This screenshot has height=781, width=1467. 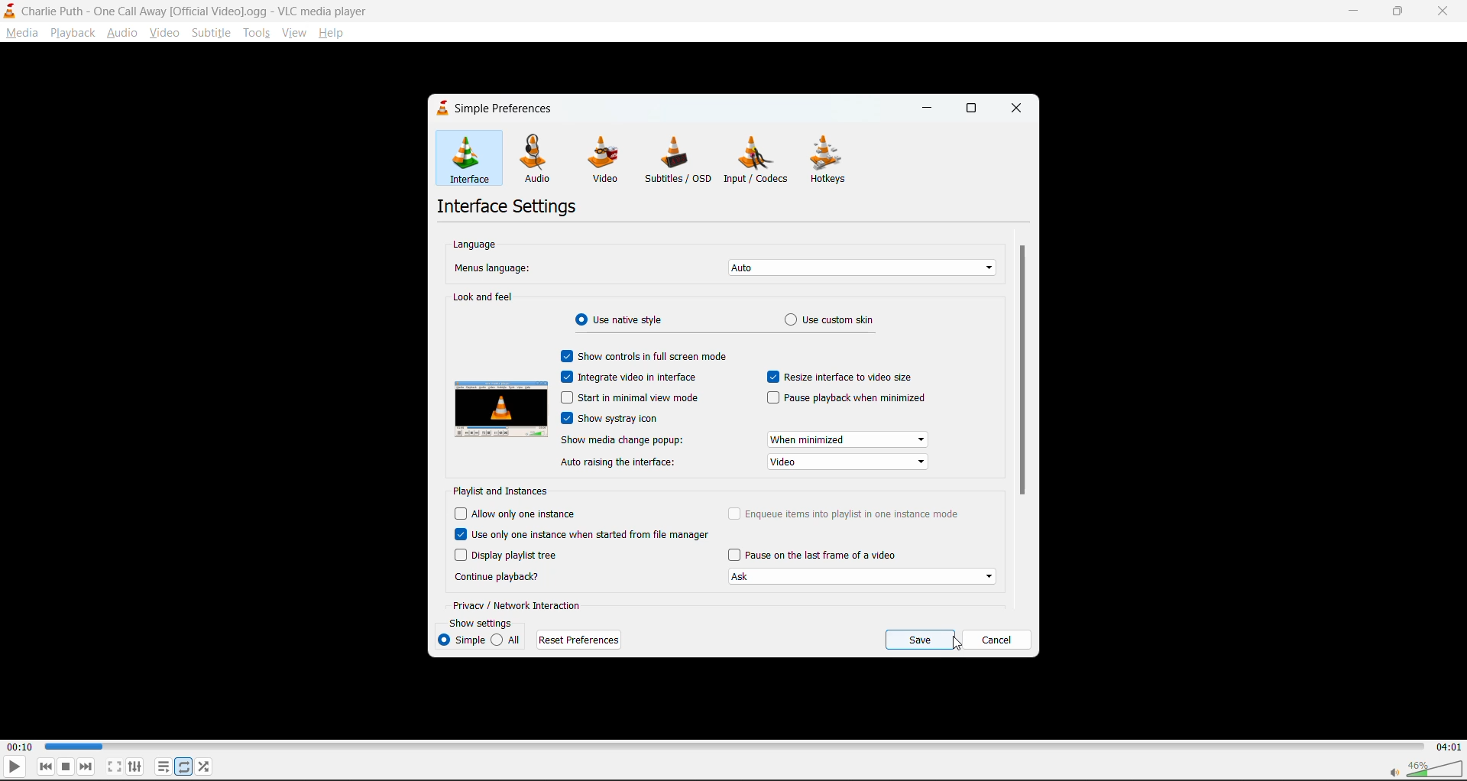 I want to click on cursor, so click(x=959, y=646).